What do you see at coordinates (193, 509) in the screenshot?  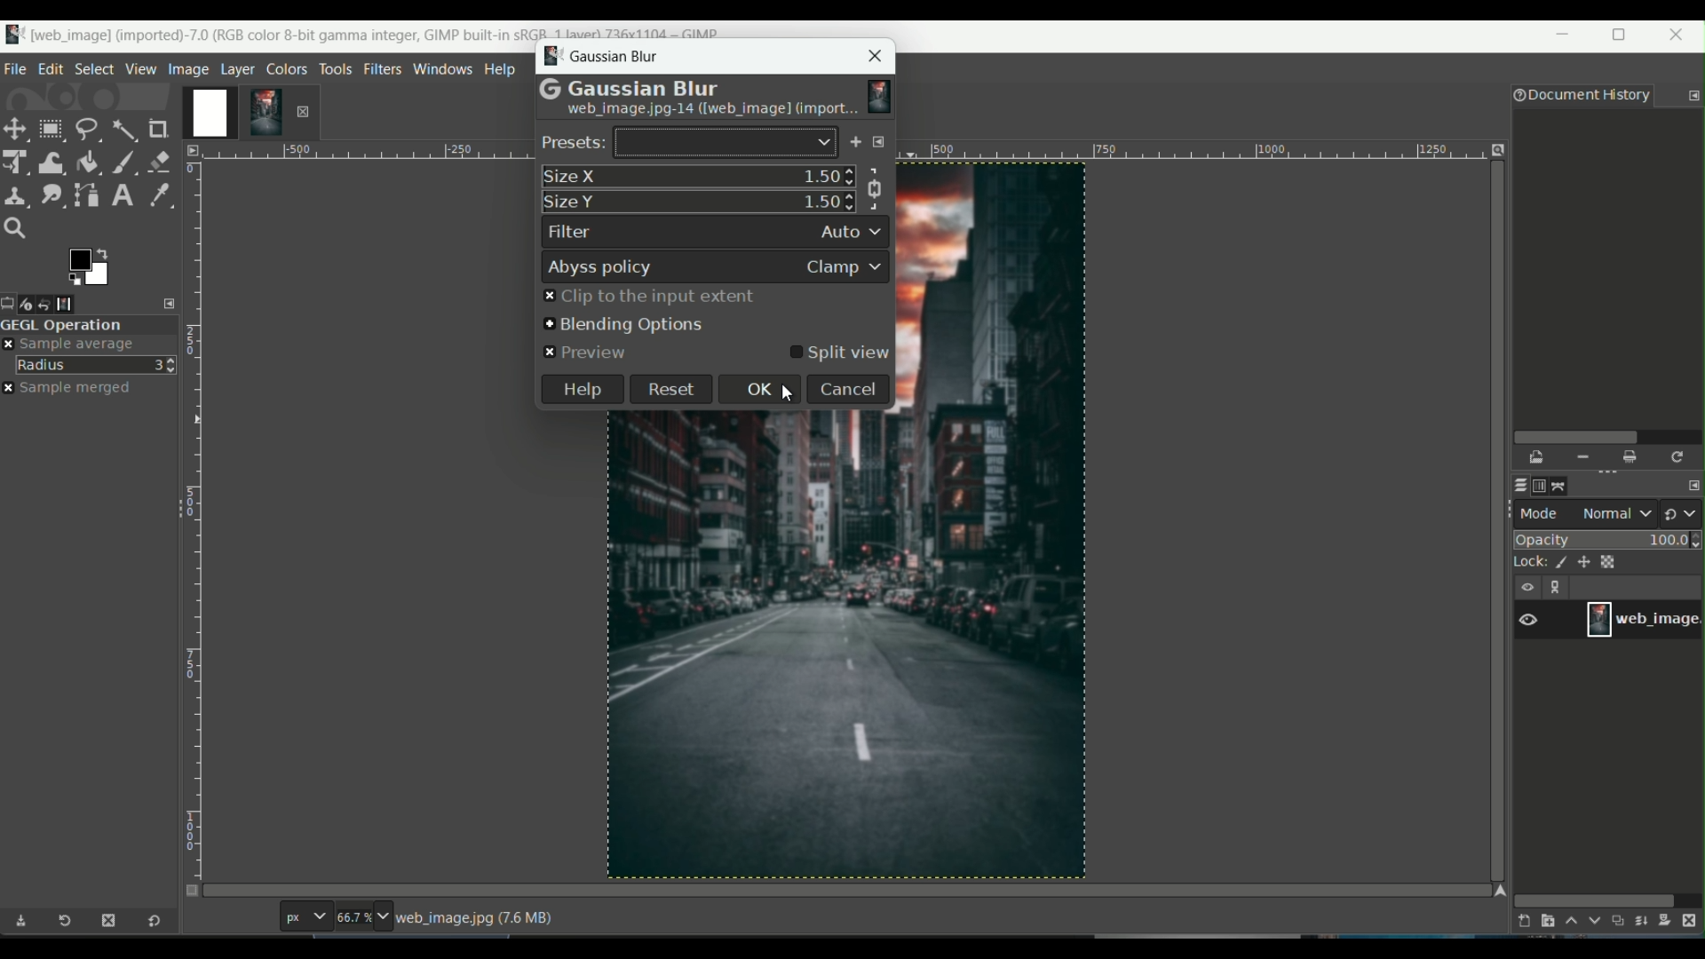 I see `length measuring layer` at bounding box center [193, 509].